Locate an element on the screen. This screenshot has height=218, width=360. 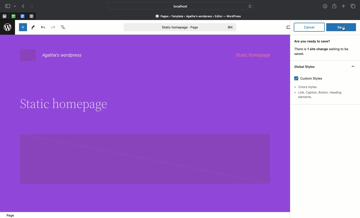
 is located at coordinates (341, 27).